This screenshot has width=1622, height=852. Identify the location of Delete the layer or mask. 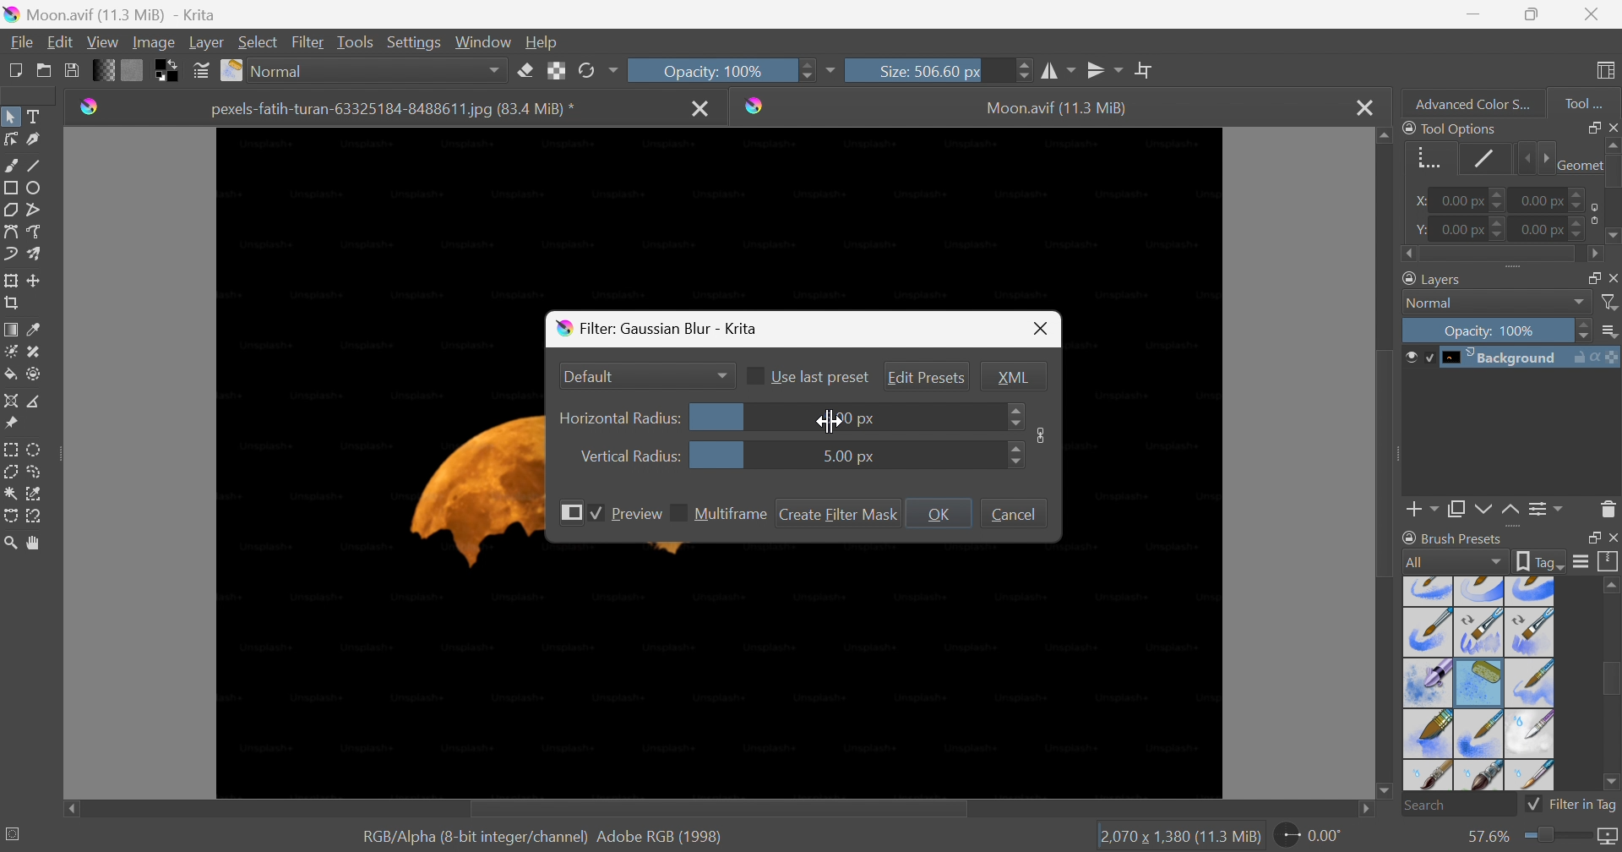
(1608, 512).